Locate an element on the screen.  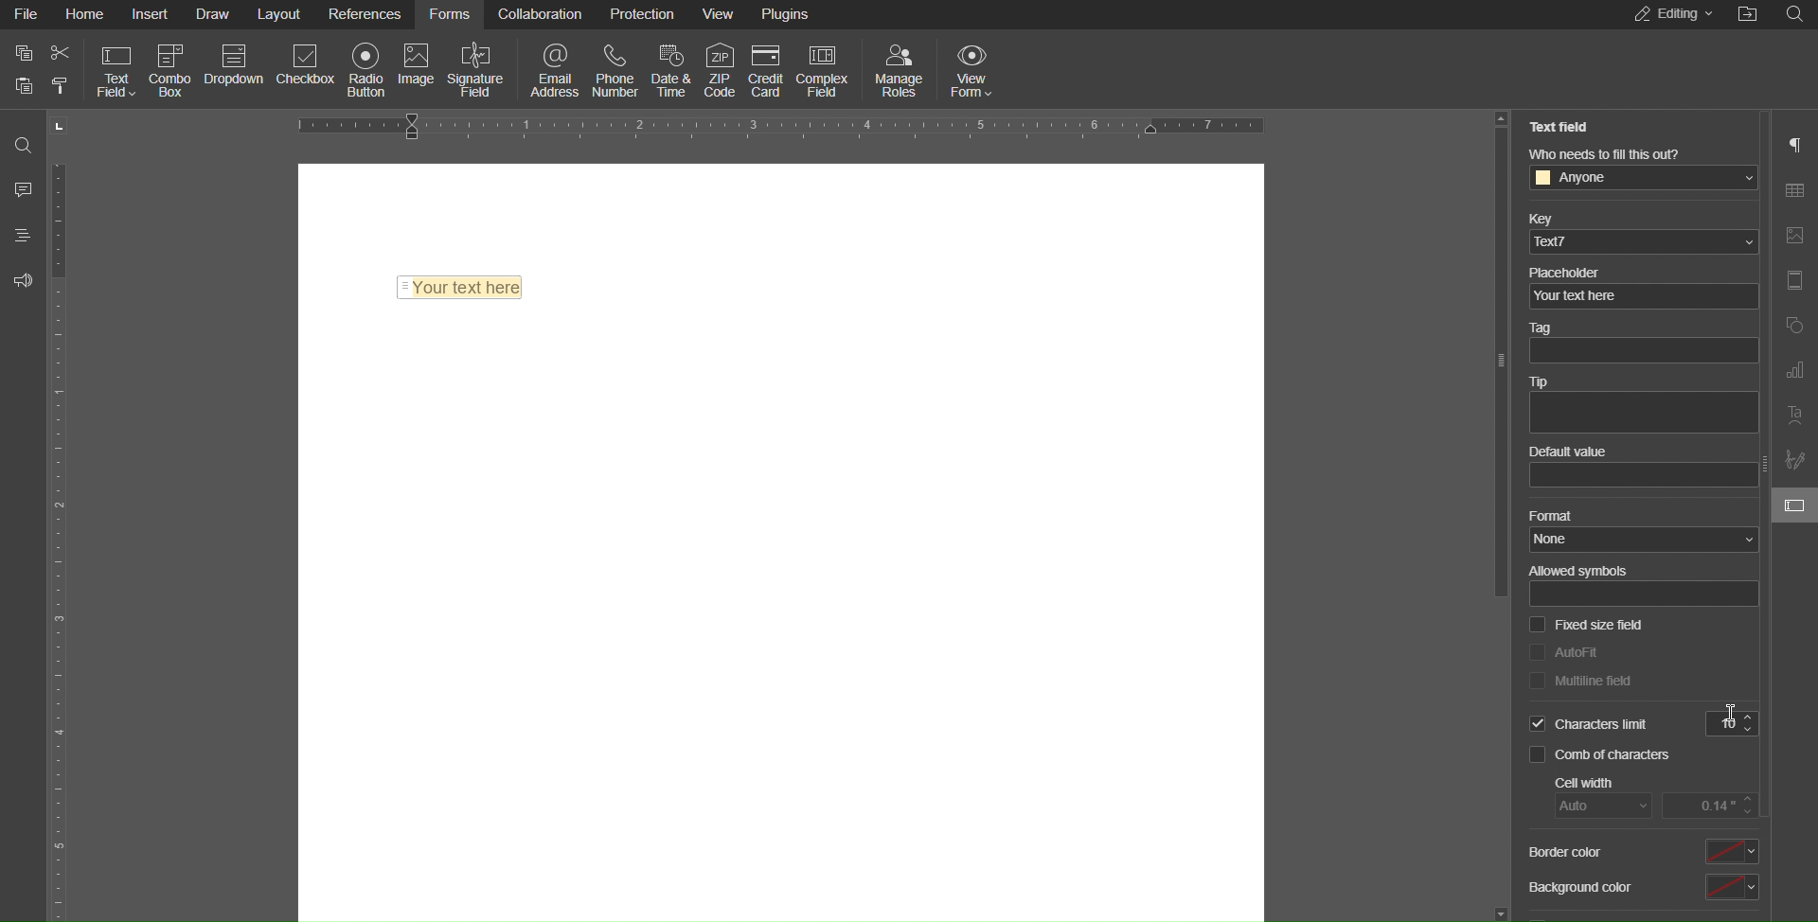
Paragraph Settings is located at coordinates (1796, 144).